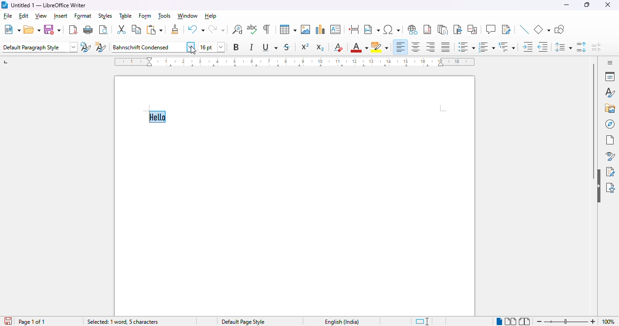  What do you see at coordinates (88, 30) in the screenshot?
I see `print` at bounding box center [88, 30].